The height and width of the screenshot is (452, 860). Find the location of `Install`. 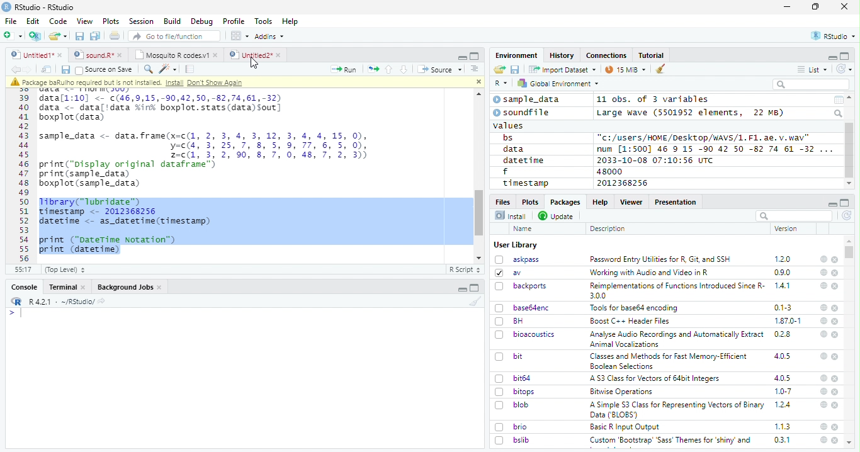

Install is located at coordinates (511, 215).